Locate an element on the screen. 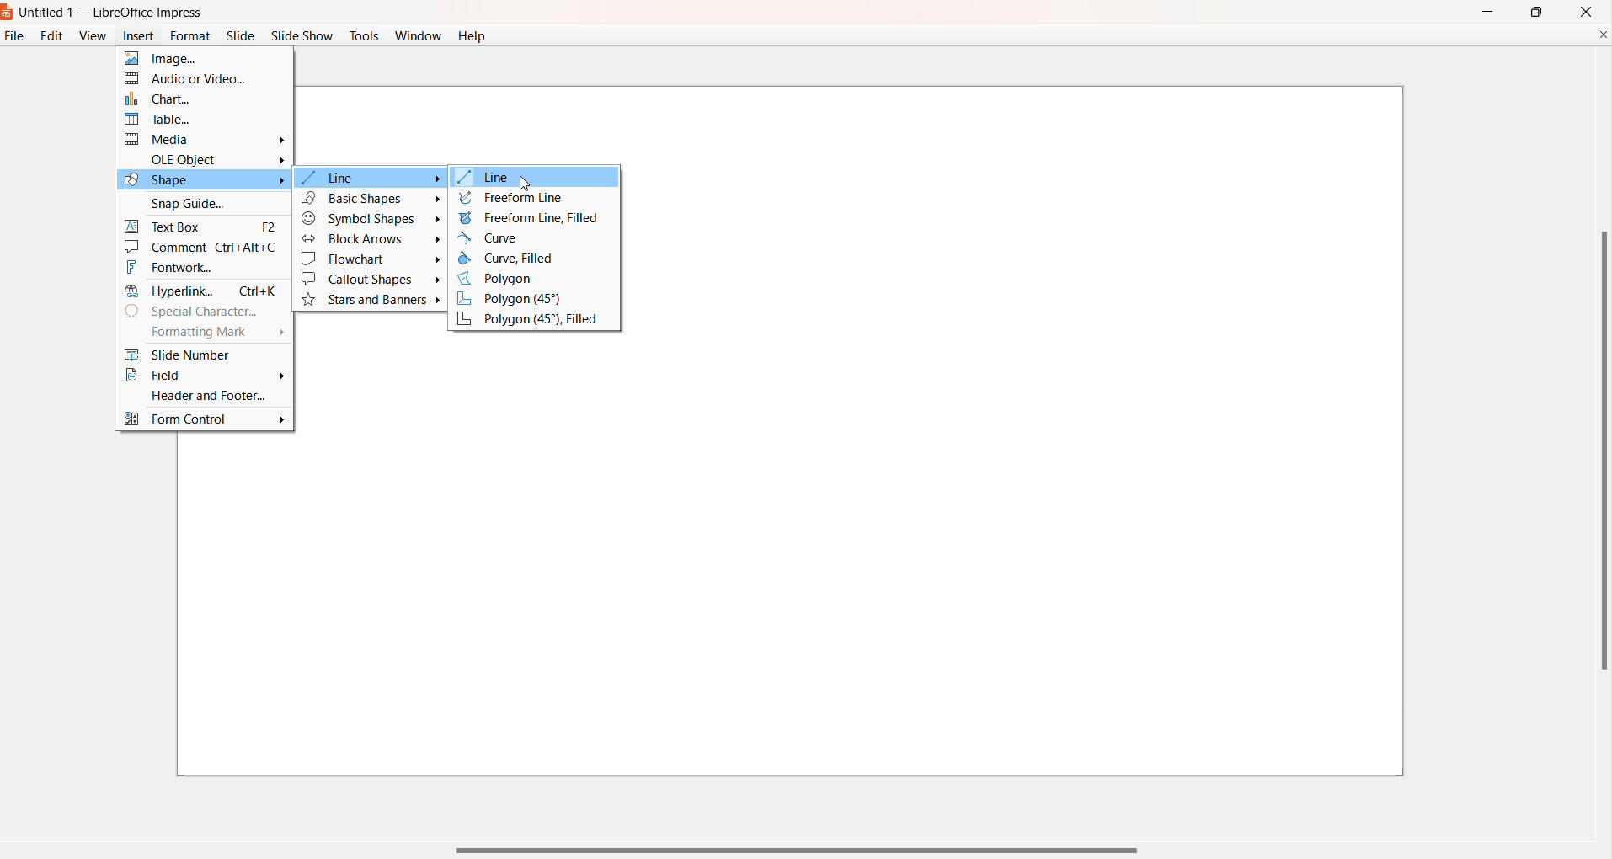 The image size is (1612, 859). Snap Guide is located at coordinates (195, 202).